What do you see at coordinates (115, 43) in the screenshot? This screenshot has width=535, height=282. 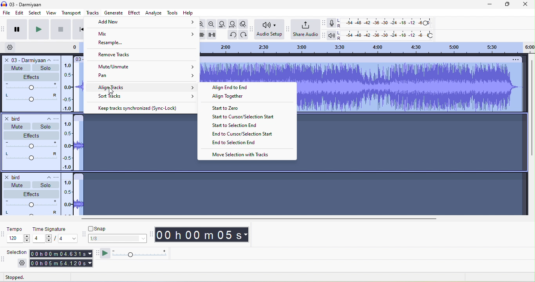 I see `resample` at bounding box center [115, 43].